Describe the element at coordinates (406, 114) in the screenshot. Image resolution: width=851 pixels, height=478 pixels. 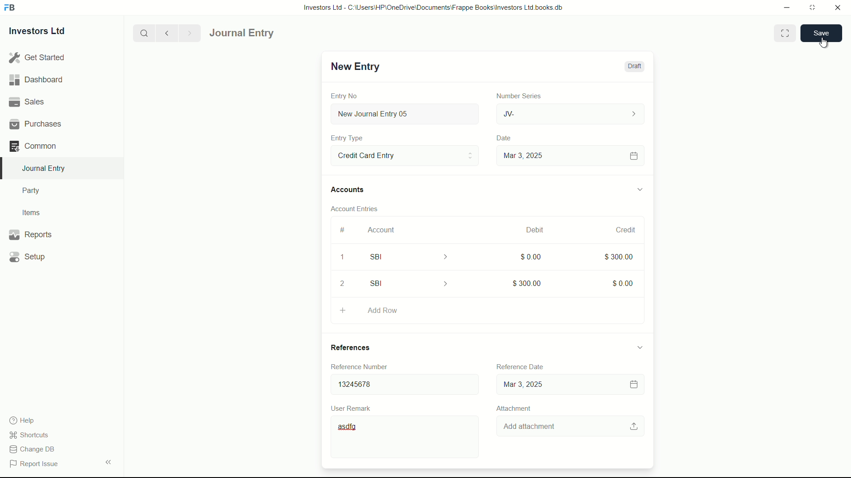
I see `New Journal Entry 05` at that location.